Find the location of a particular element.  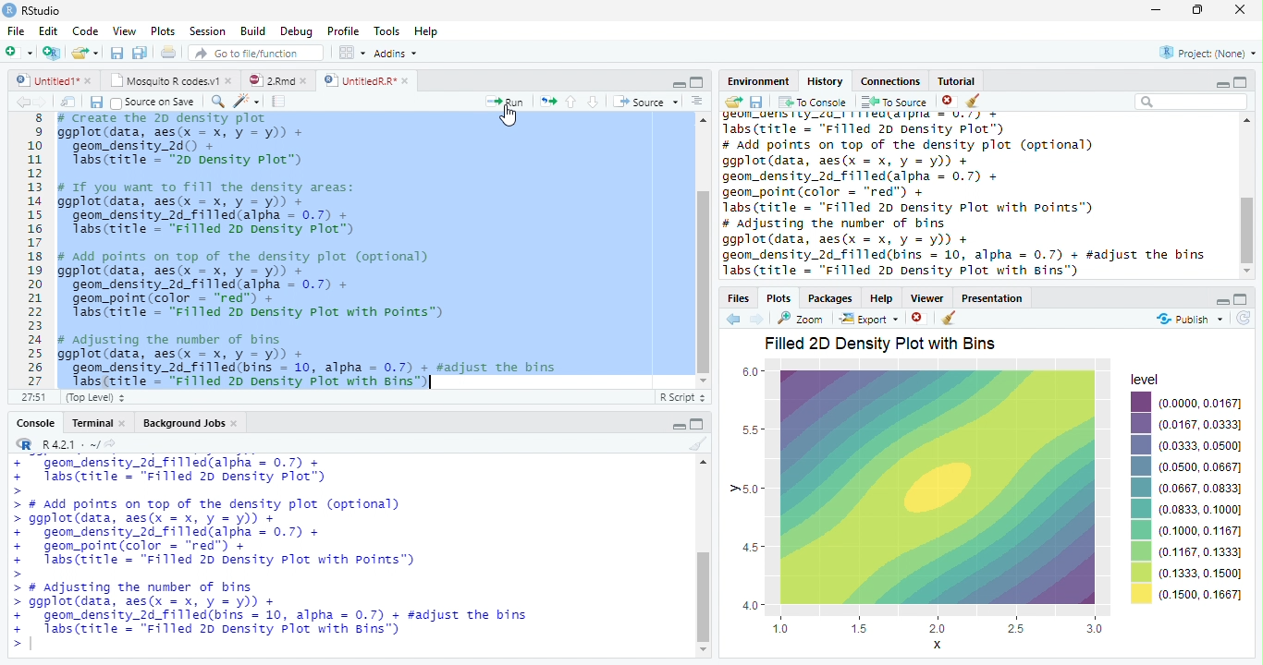

back is located at coordinates (730, 319).